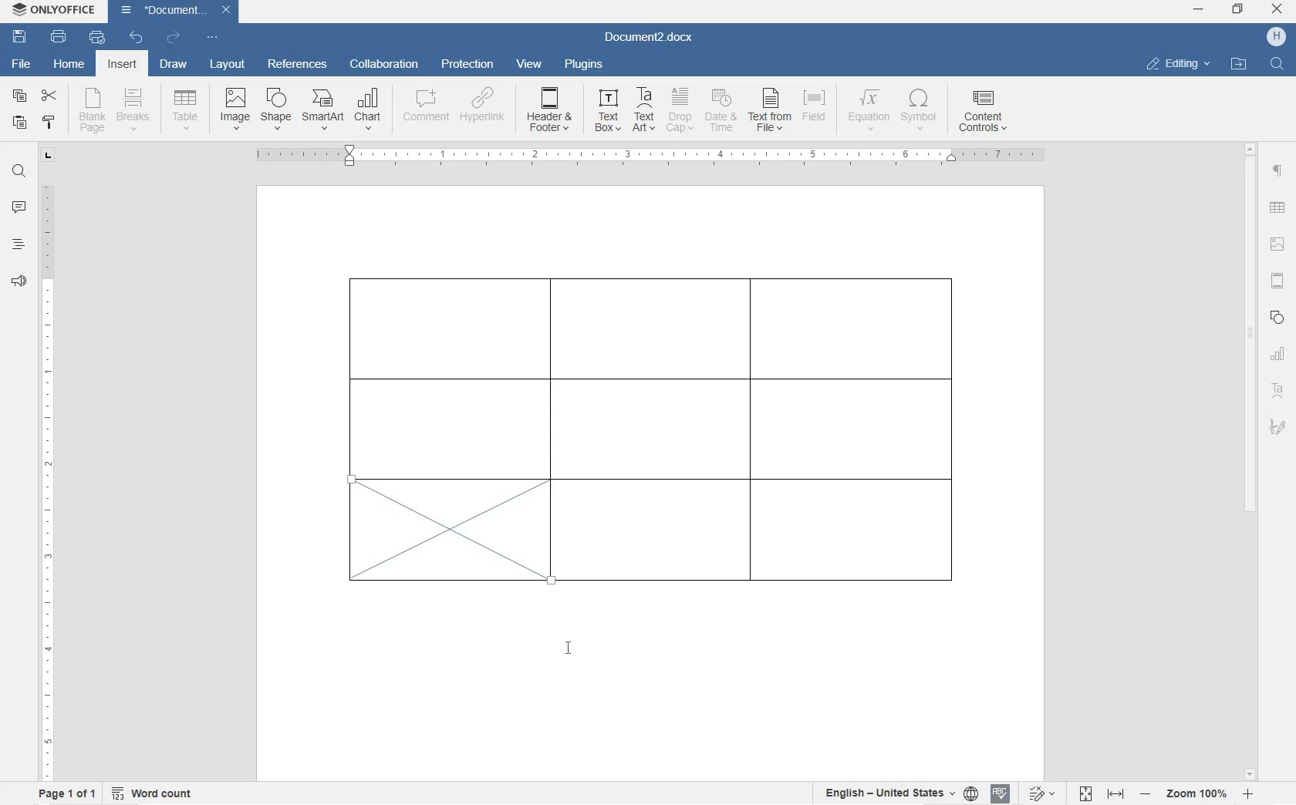  I want to click on ruler, so click(656, 157).